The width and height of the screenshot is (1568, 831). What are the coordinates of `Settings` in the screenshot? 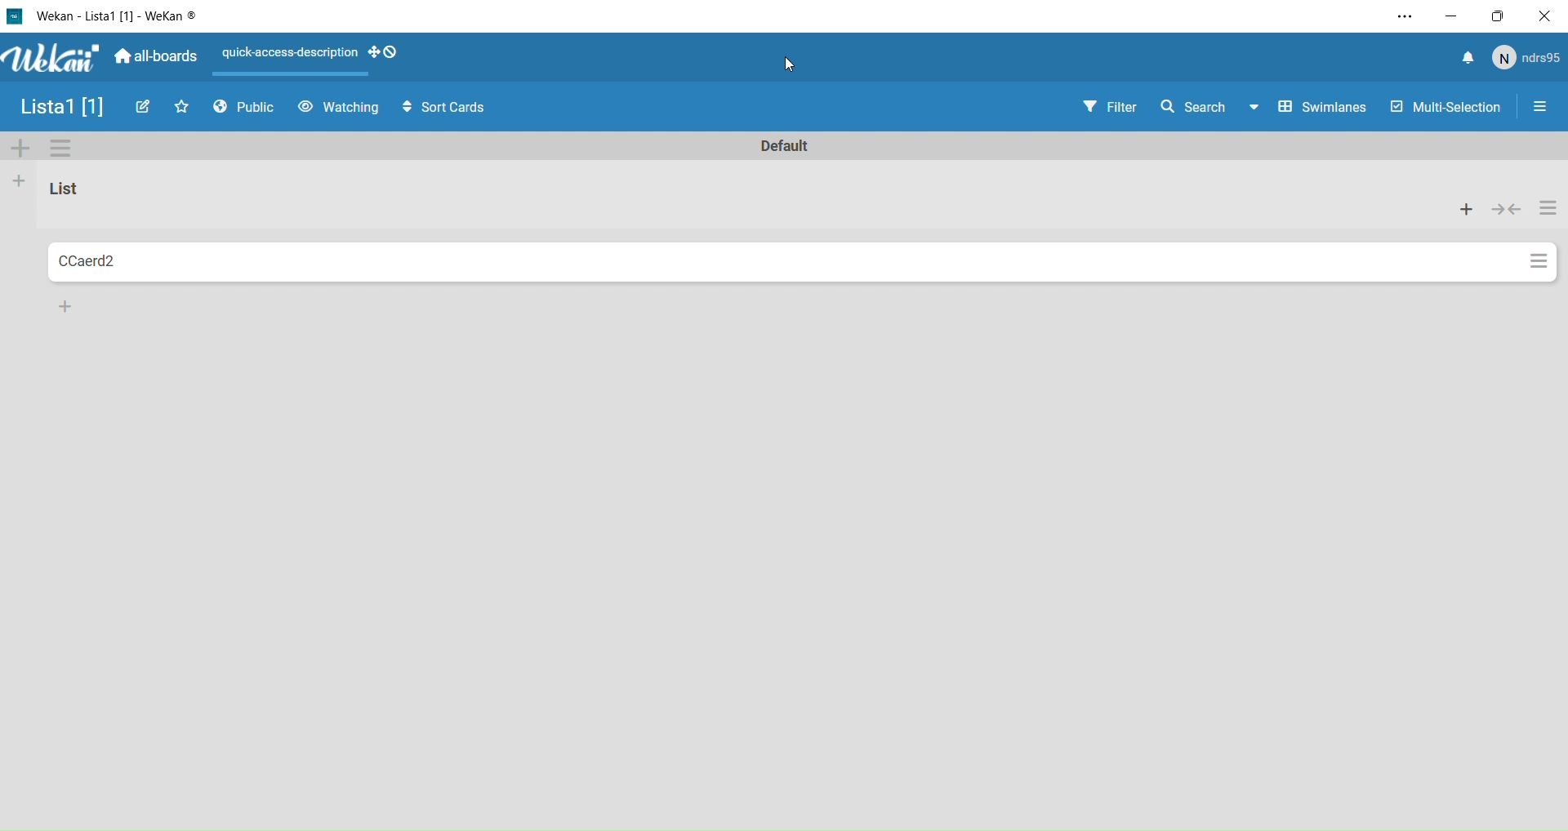 It's located at (65, 147).